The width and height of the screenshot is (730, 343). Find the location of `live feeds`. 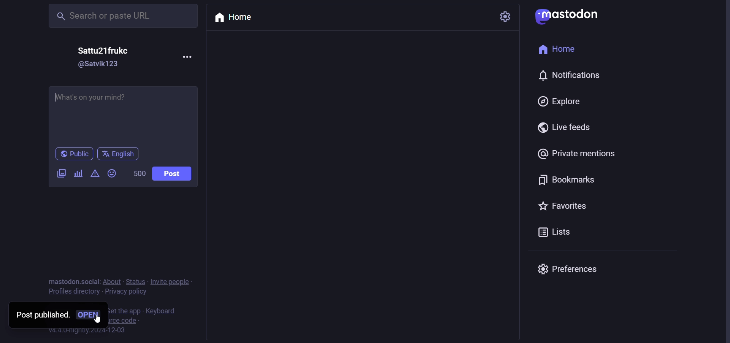

live feeds is located at coordinates (565, 127).